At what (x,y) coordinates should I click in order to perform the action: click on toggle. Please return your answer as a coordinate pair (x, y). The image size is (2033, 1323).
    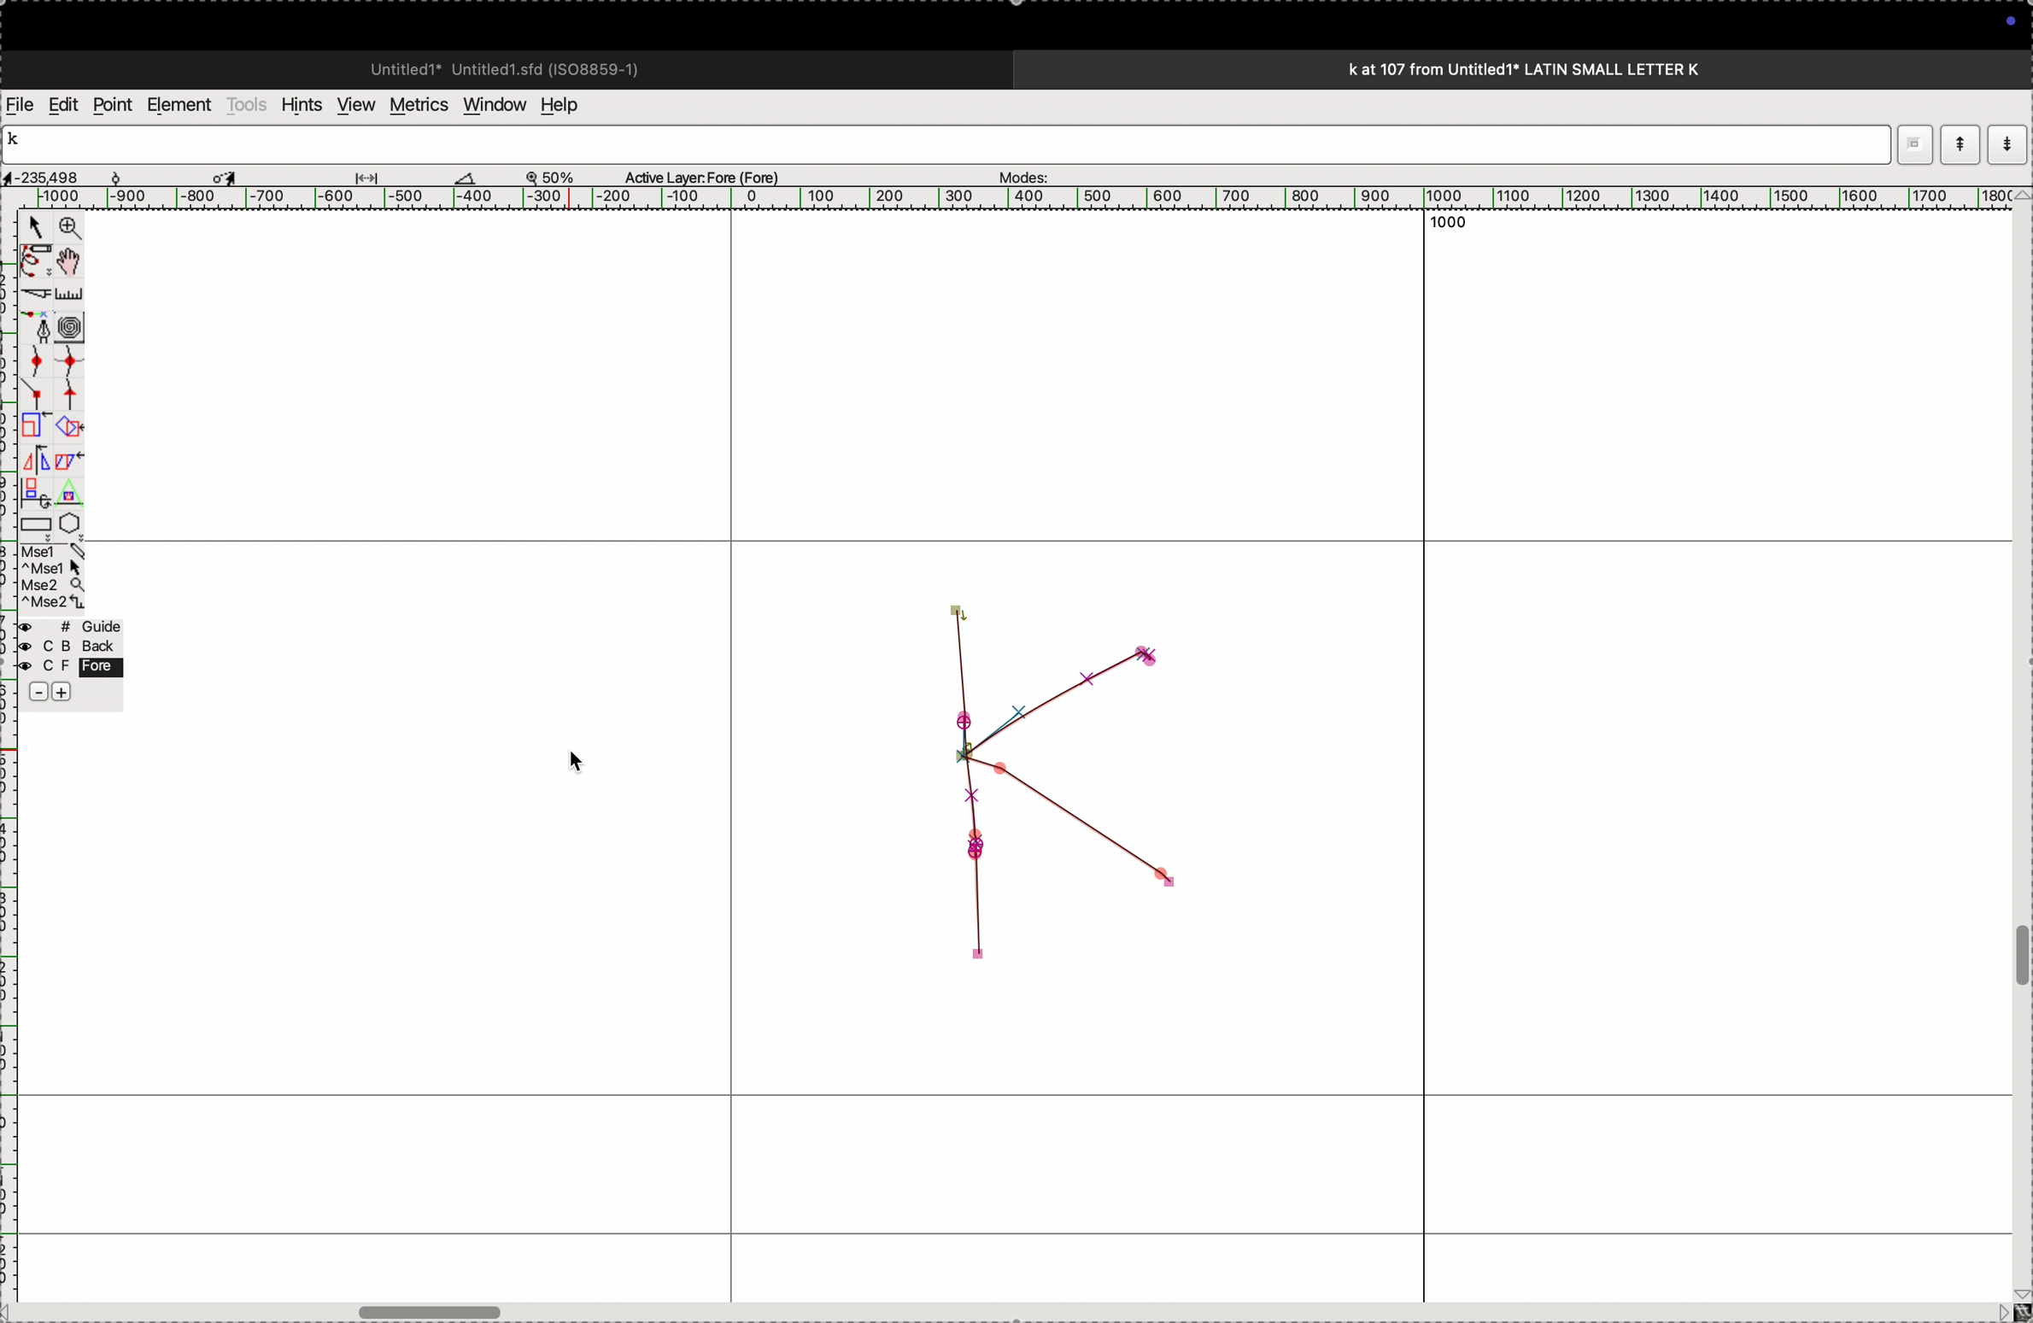
    Looking at the image, I should click on (2020, 957).